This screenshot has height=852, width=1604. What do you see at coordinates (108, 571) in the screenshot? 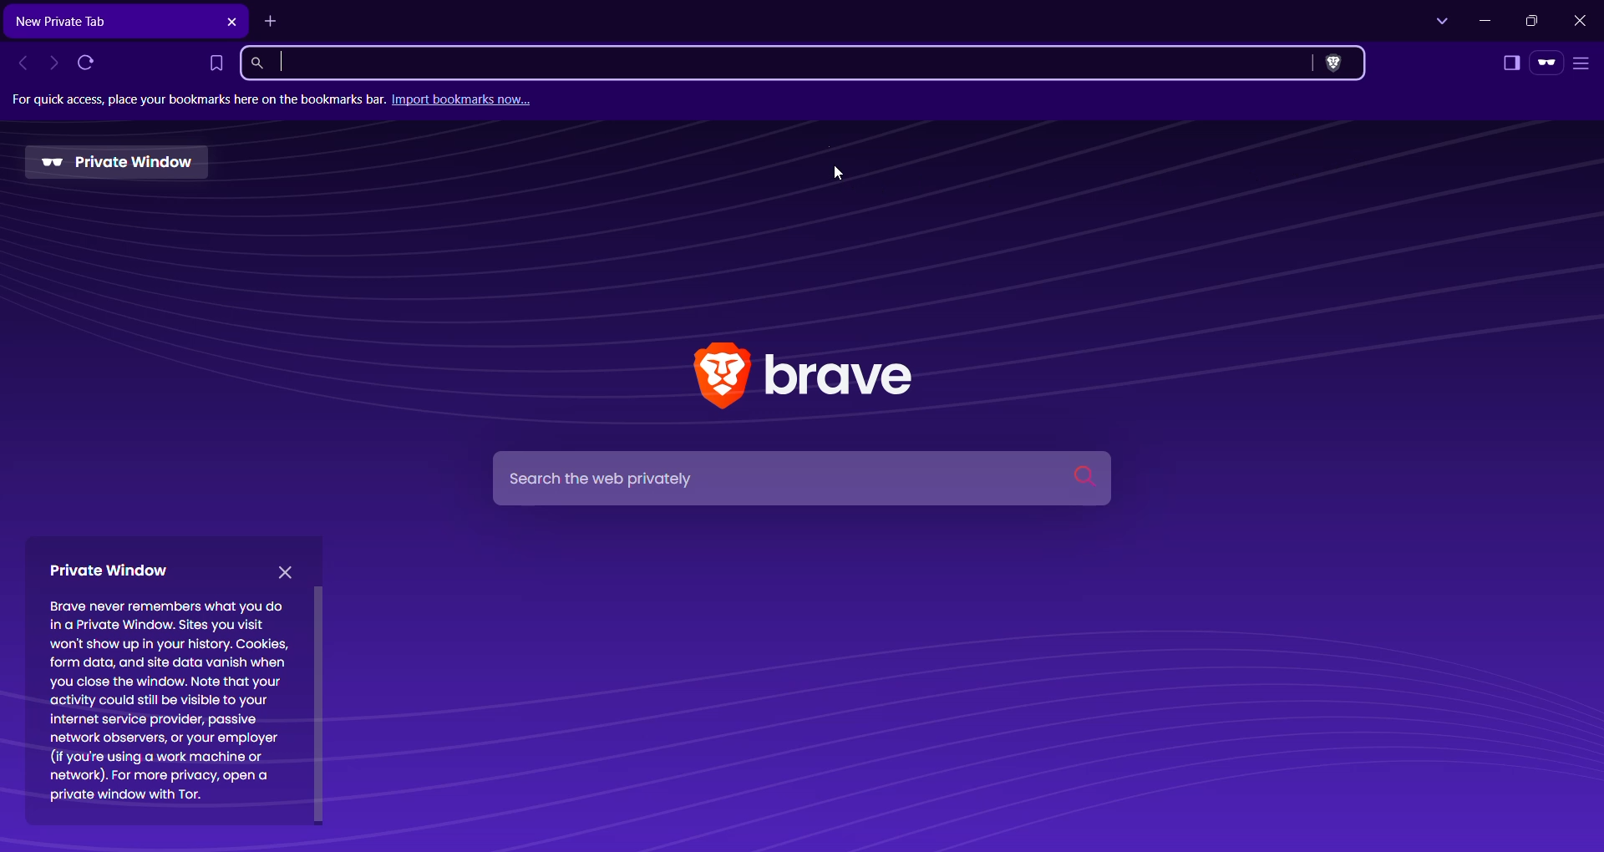
I see `Private Window` at bounding box center [108, 571].